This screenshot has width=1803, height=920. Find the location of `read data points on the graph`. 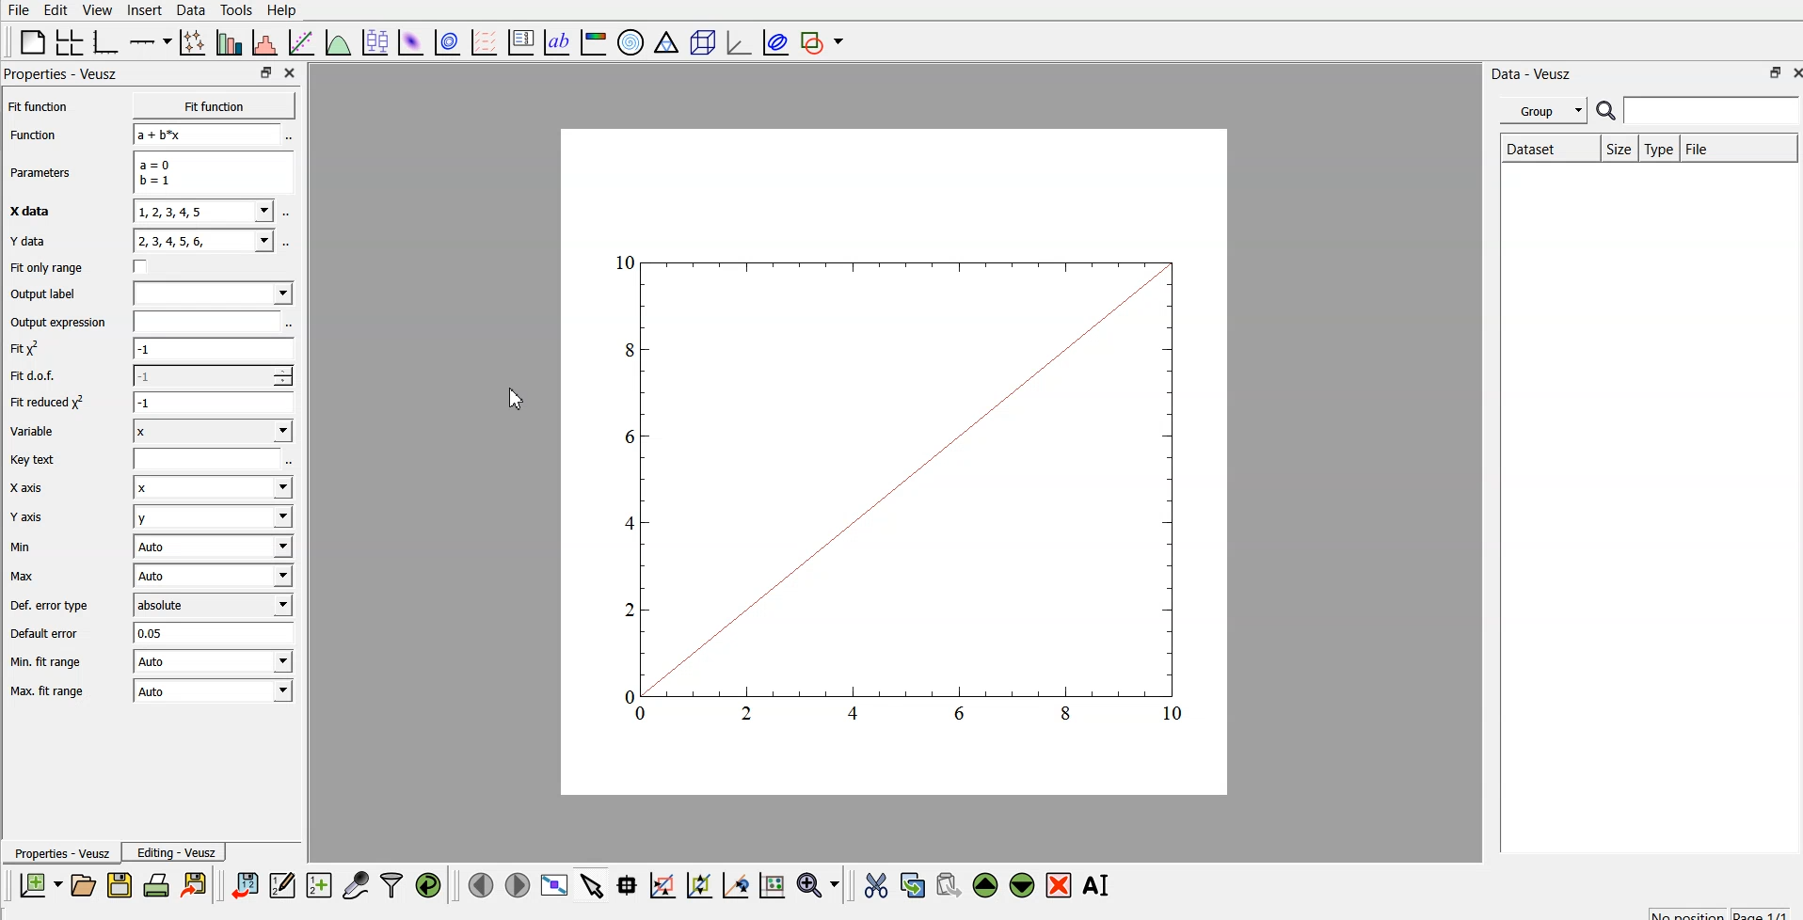

read data points on the graph is located at coordinates (630, 886).